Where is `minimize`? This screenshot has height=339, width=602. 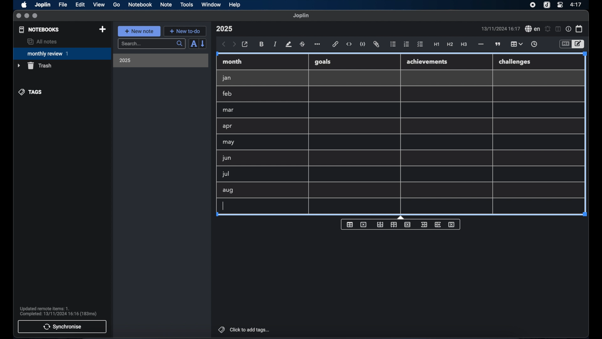
minimize is located at coordinates (27, 16).